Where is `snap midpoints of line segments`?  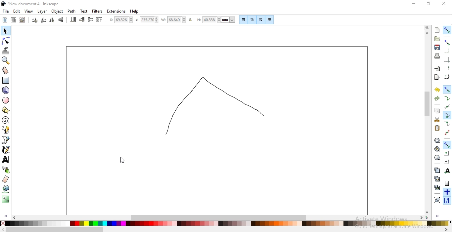 snap midpoints of line segments is located at coordinates (447, 132).